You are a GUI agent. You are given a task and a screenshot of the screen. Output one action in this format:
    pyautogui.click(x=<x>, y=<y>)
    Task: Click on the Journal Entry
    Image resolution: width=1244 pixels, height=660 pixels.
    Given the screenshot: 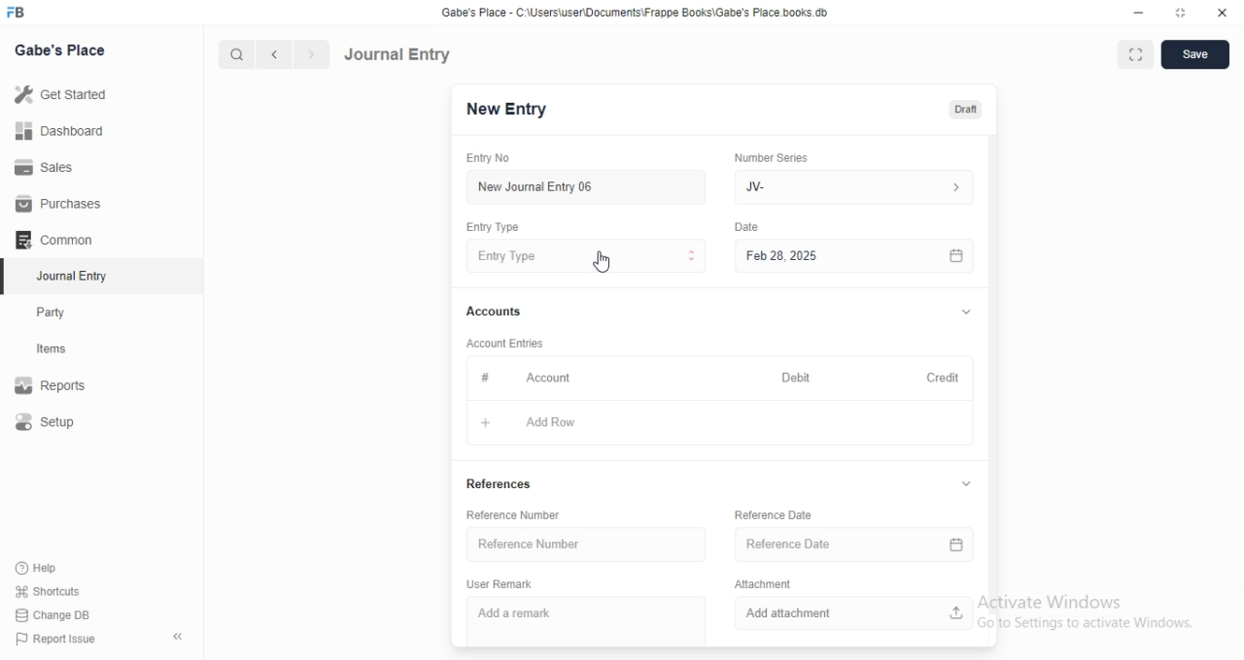 What is the action you would take?
    pyautogui.click(x=63, y=278)
    